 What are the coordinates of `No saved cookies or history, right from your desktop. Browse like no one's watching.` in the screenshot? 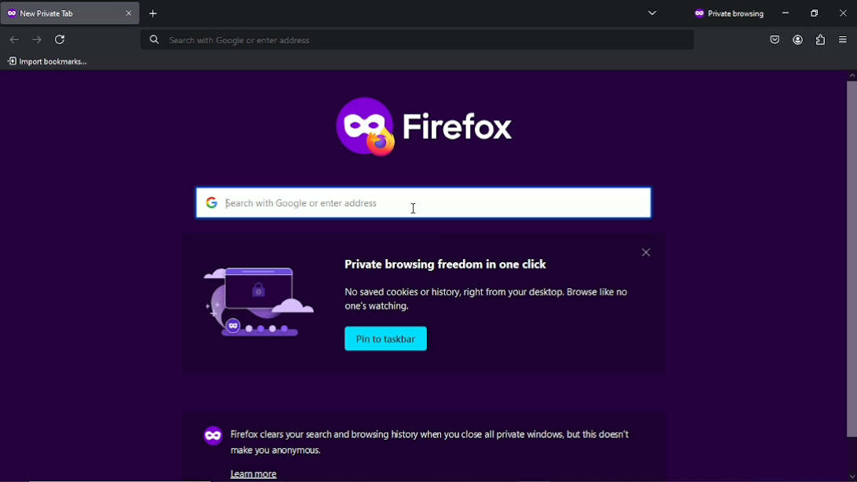 It's located at (493, 300).